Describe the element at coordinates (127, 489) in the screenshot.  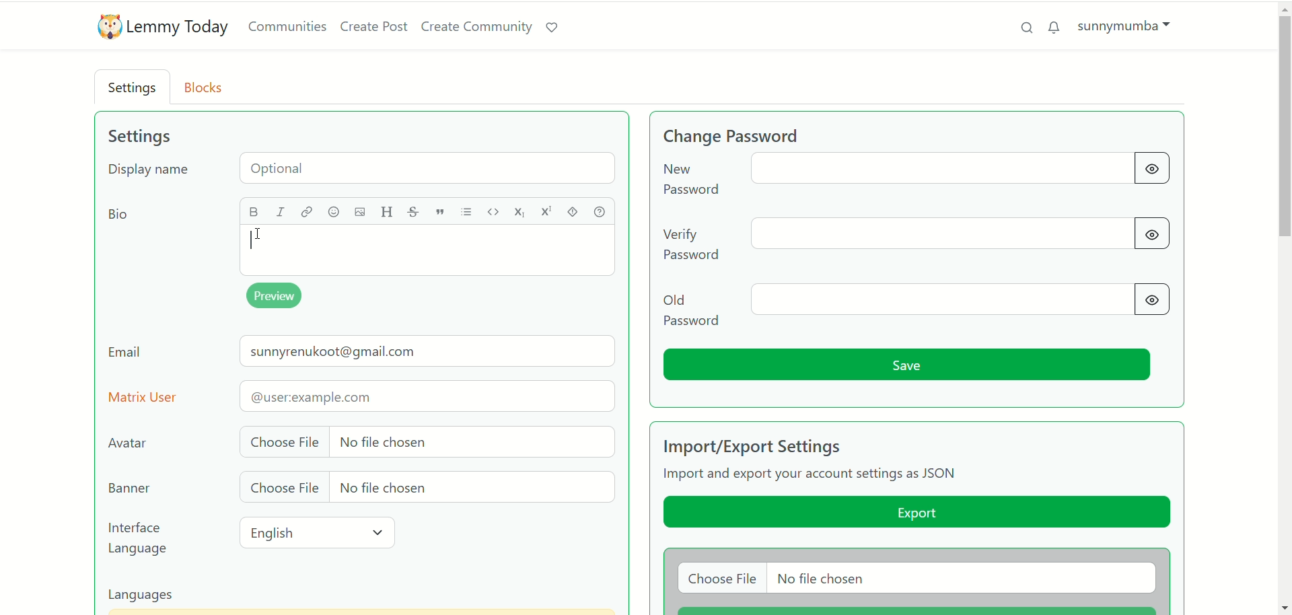
I see `banner` at that location.